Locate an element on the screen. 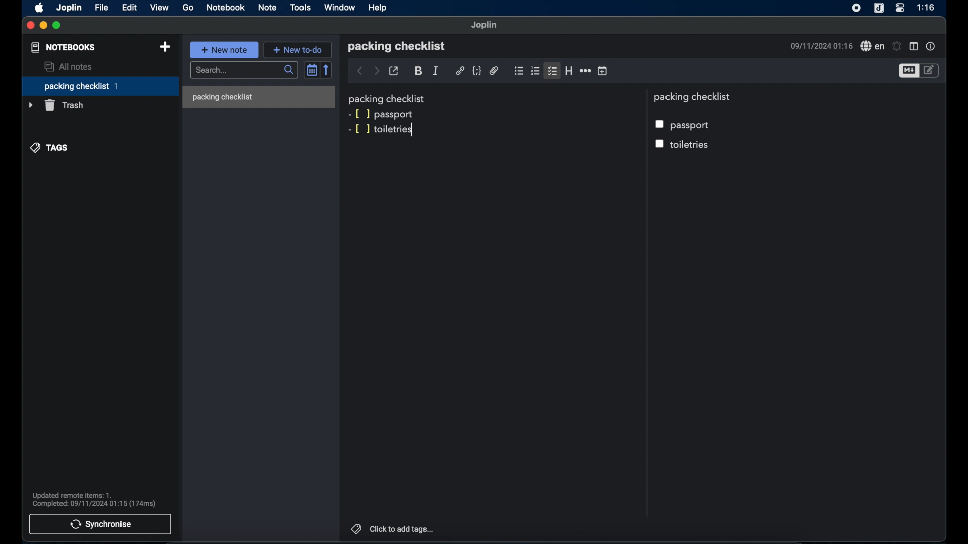  view is located at coordinates (160, 7).